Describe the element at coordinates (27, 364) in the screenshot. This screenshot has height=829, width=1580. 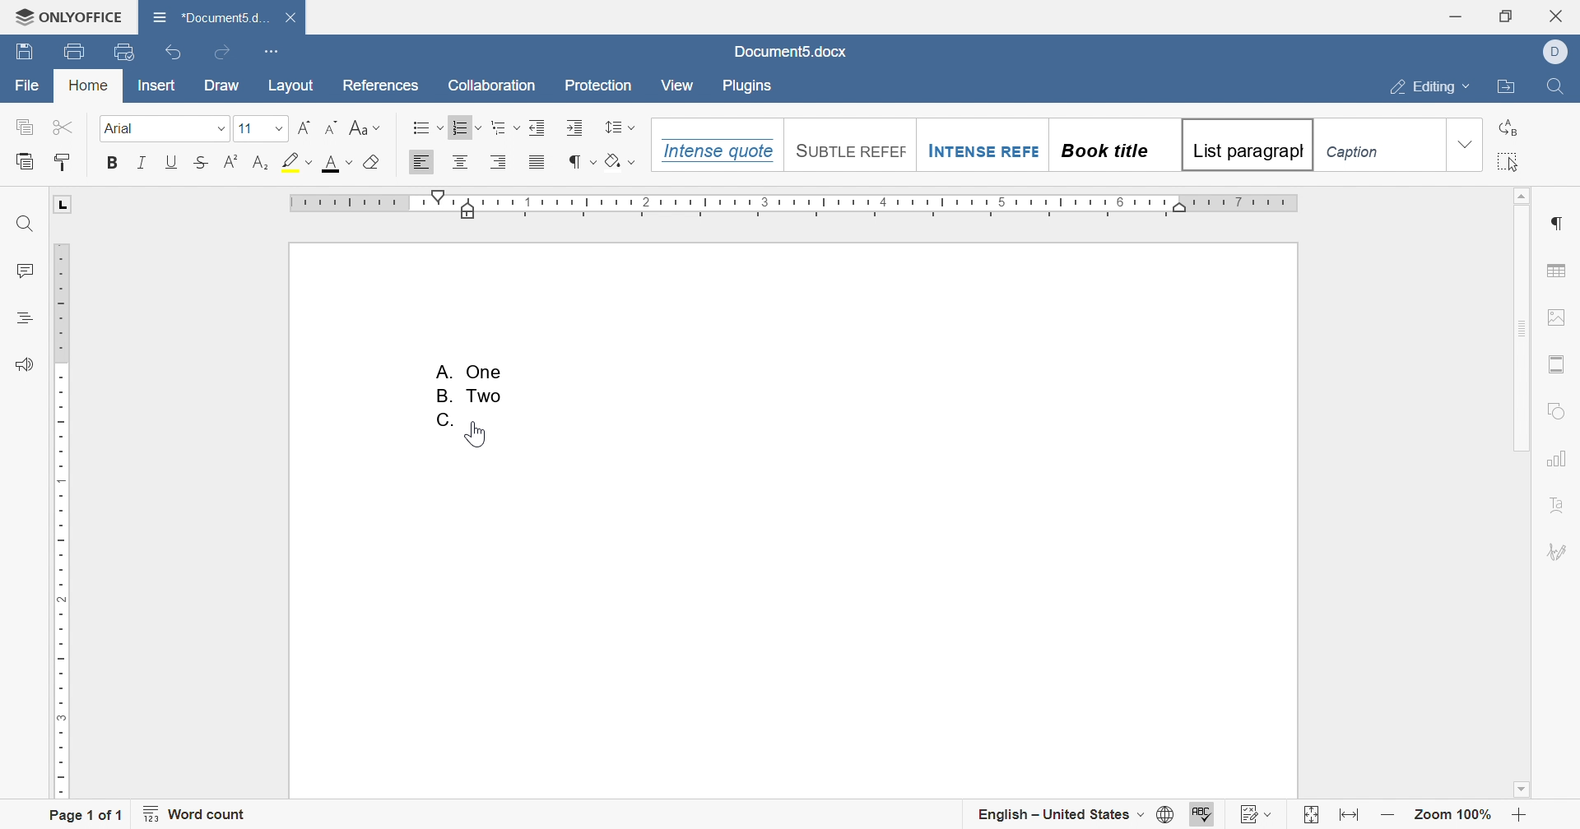
I see `feedback & support` at that location.